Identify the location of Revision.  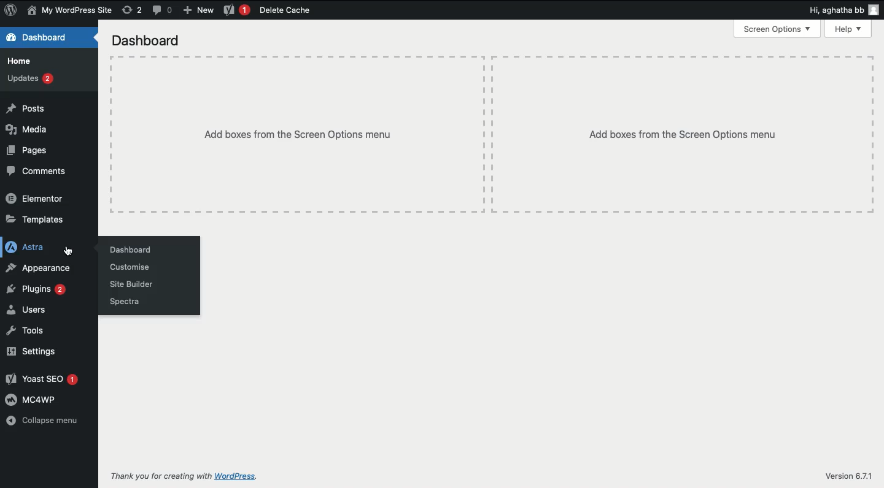
(132, 10).